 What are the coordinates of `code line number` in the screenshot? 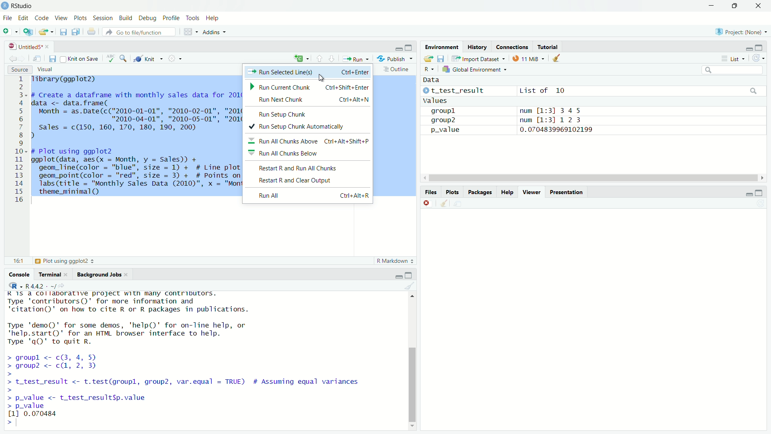 It's located at (20, 141).